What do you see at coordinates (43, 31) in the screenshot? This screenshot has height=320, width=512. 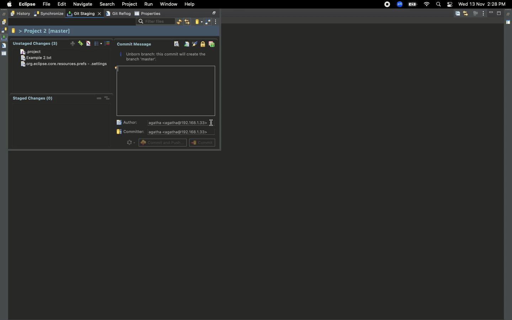 I see `Project 2 (master)` at bounding box center [43, 31].